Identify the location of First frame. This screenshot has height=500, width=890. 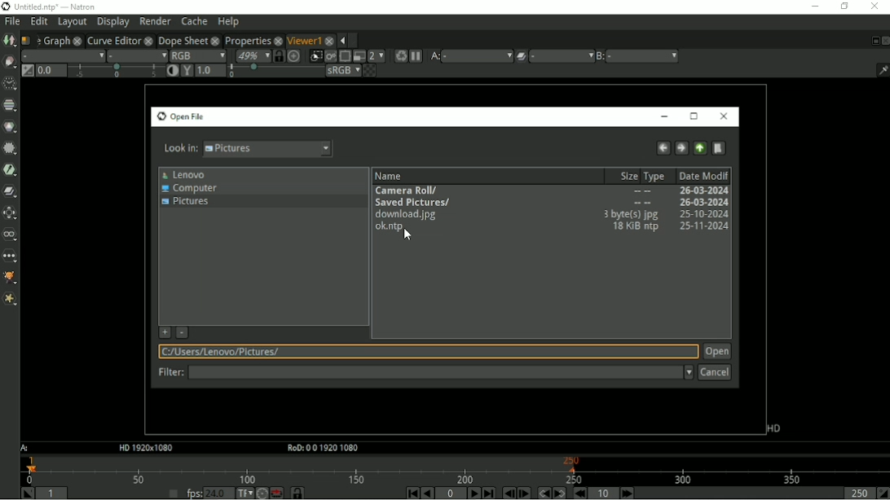
(410, 493).